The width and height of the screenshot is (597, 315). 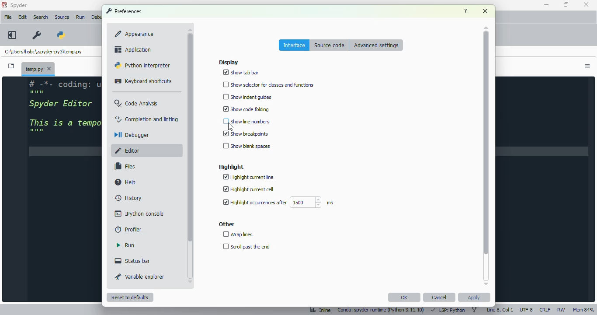 What do you see at coordinates (376, 45) in the screenshot?
I see `advanced settings` at bounding box center [376, 45].